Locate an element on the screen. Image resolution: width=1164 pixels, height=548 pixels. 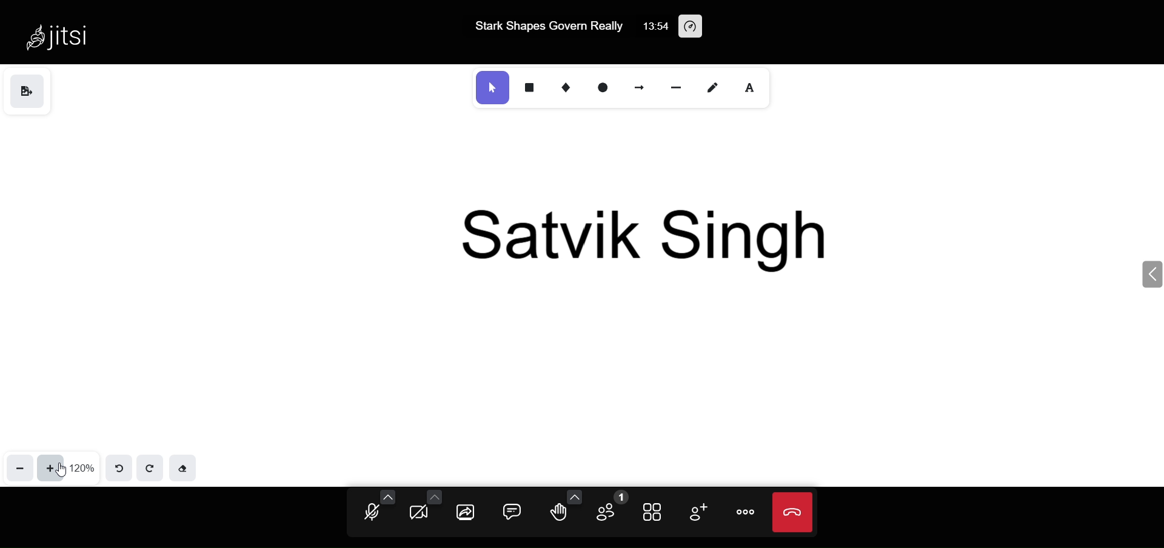
chat is located at coordinates (510, 510).